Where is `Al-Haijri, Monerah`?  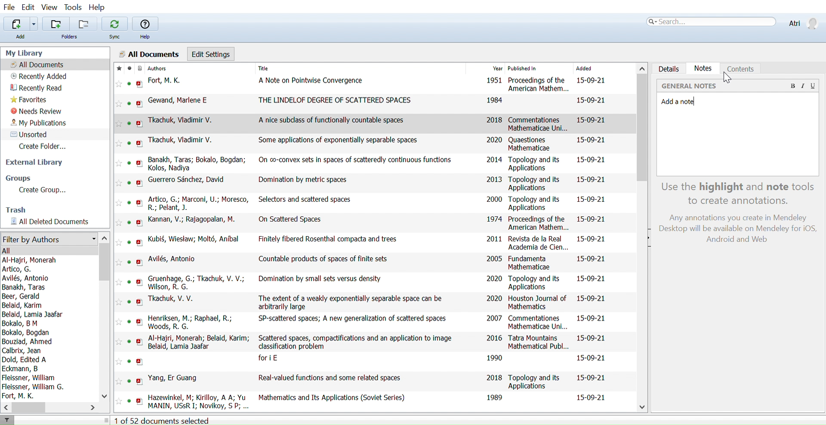 Al-Haijri, Monerah is located at coordinates (33, 260).